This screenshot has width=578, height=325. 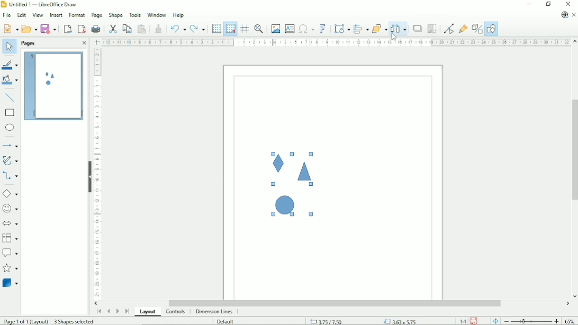 What do you see at coordinates (380, 29) in the screenshot?
I see `Arrange` at bounding box center [380, 29].